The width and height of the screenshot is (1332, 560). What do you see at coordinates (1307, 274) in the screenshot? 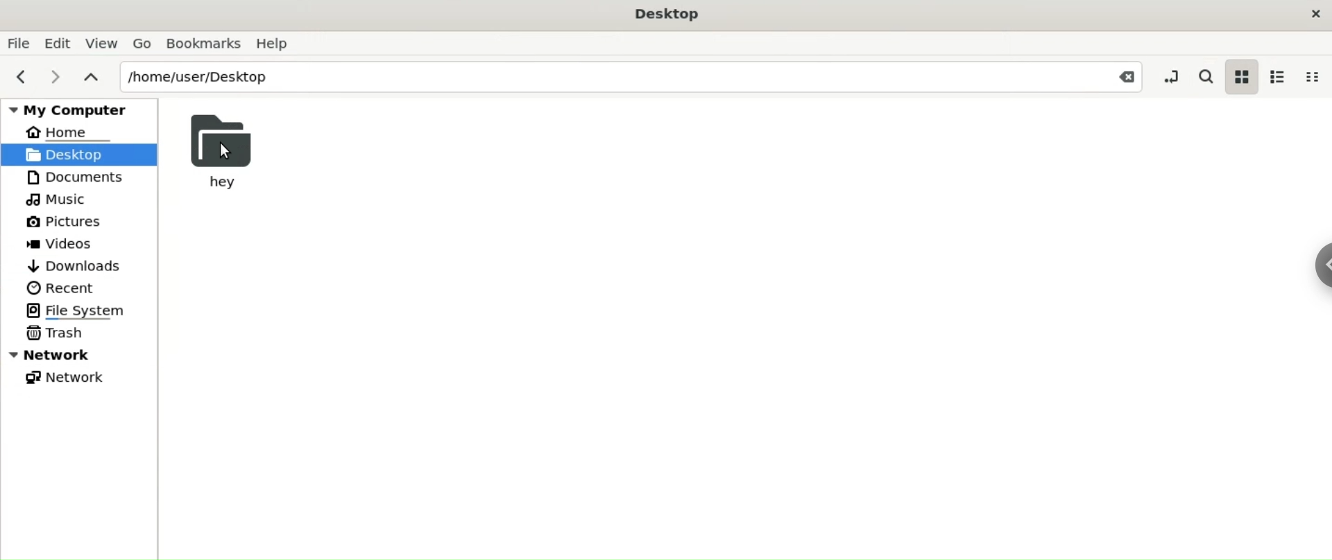
I see `Sidebar` at bounding box center [1307, 274].